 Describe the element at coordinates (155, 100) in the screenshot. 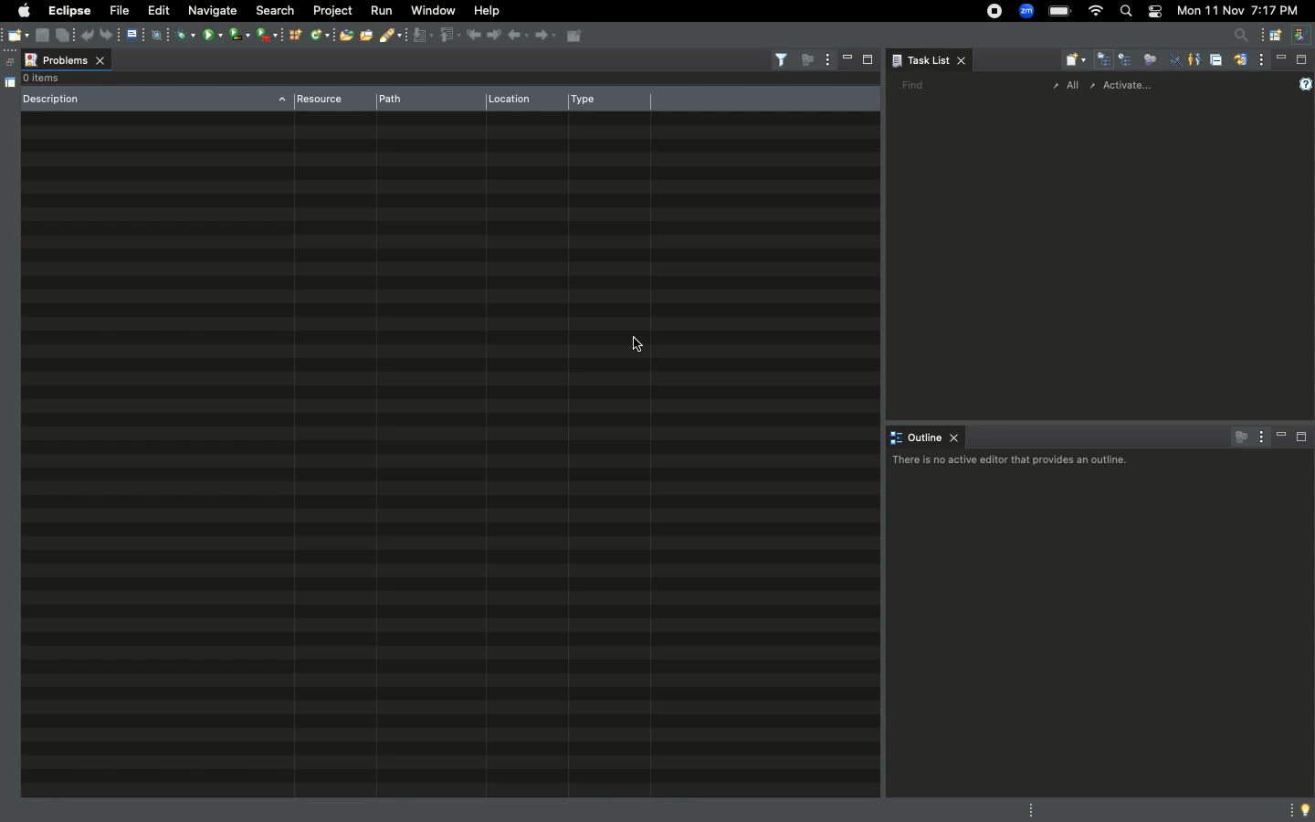

I see `Description` at that location.